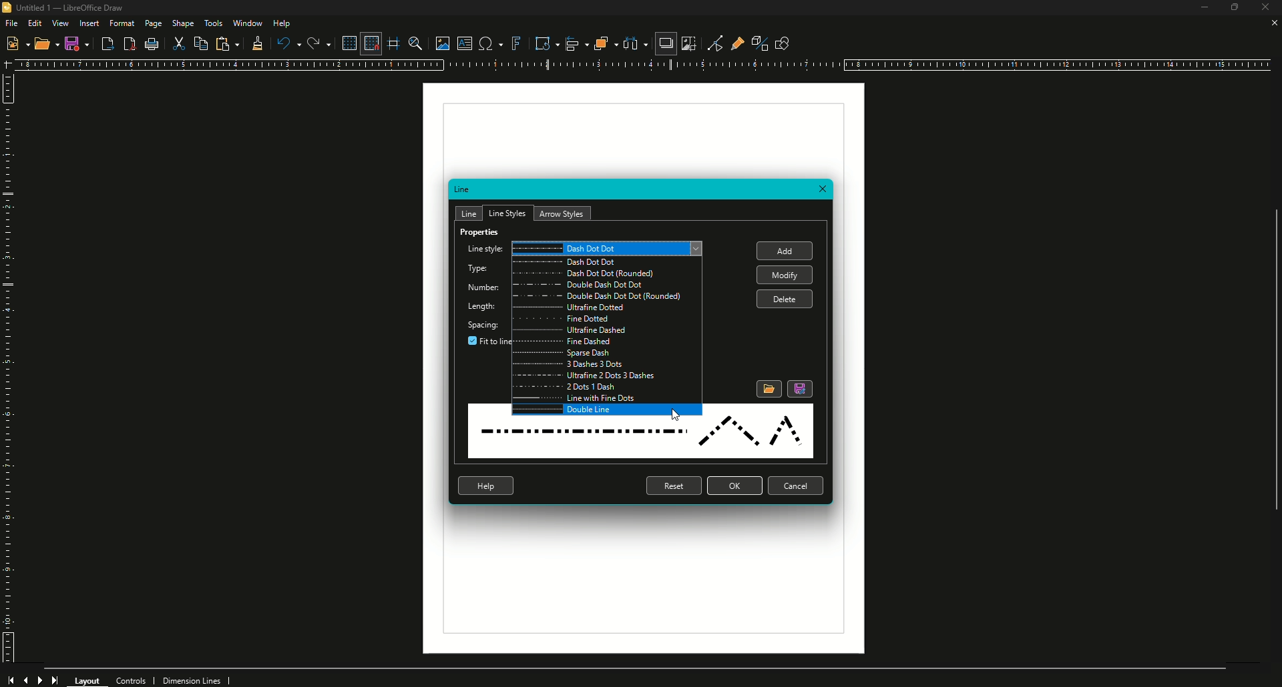 This screenshot has height=687, width=1282. What do you see at coordinates (710, 43) in the screenshot?
I see `Toggle Point Edit Mode` at bounding box center [710, 43].